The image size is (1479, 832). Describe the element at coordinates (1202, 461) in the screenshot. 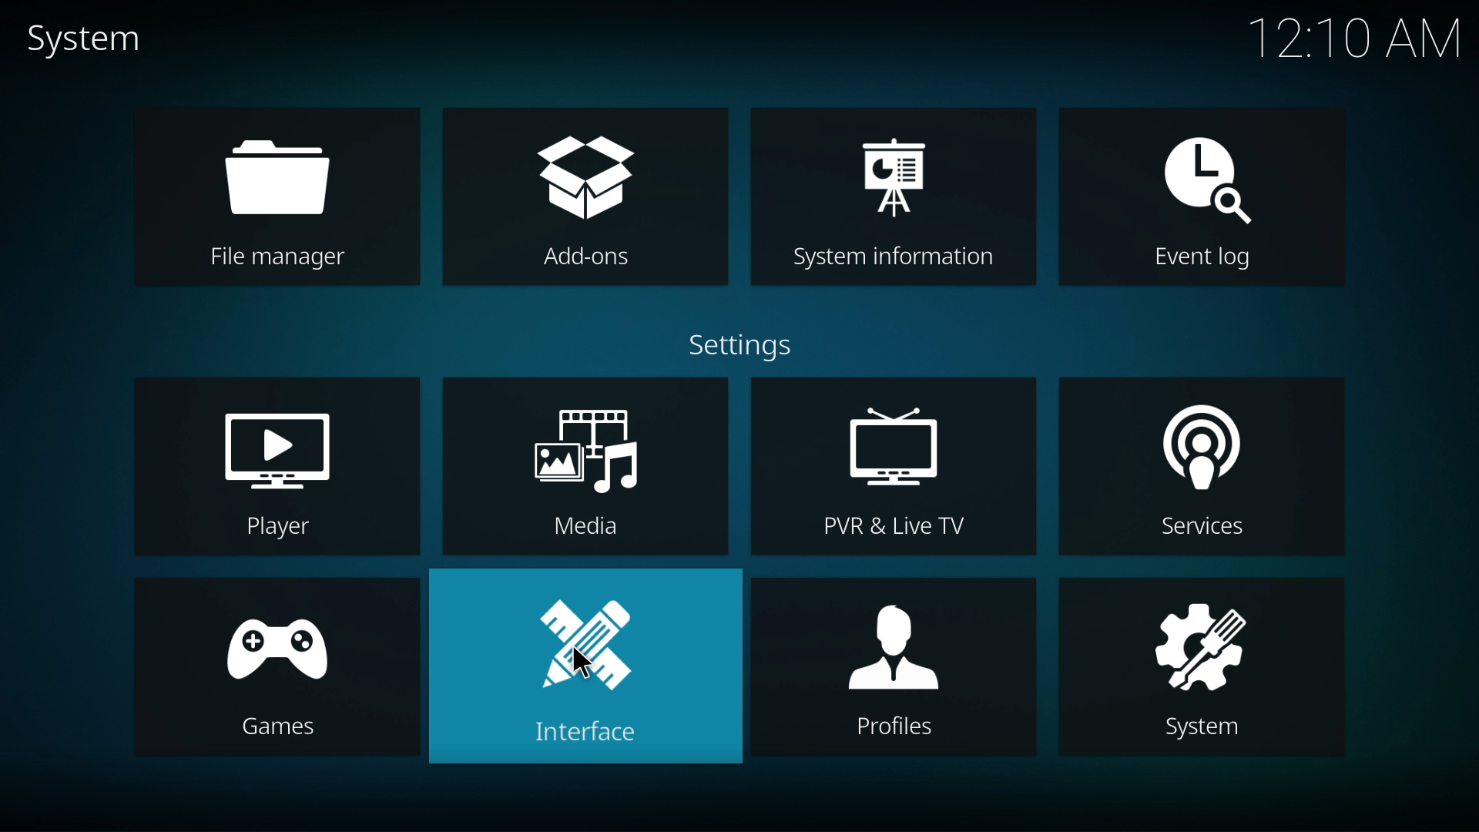

I see `services` at that location.